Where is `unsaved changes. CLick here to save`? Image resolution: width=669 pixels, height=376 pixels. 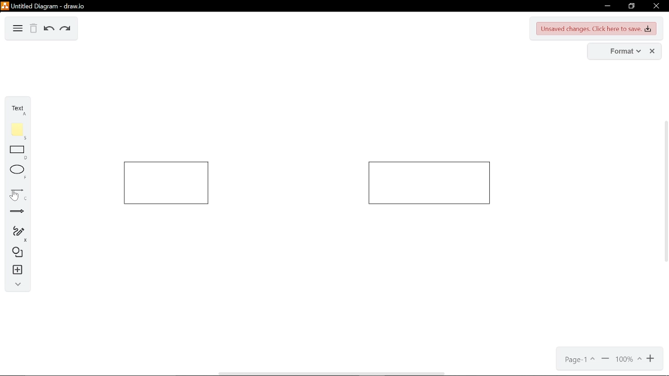
unsaved changes. CLick here to save is located at coordinates (595, 29).